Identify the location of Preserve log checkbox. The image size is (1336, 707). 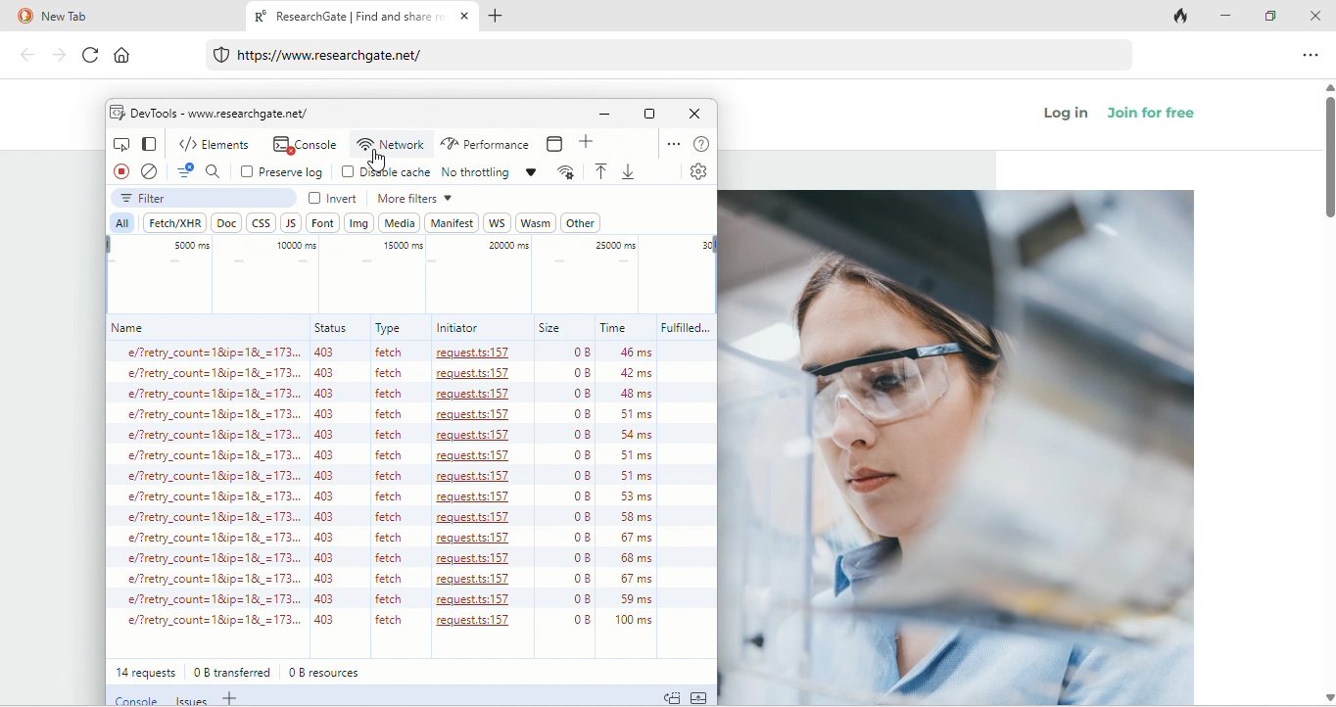
(281, 171).